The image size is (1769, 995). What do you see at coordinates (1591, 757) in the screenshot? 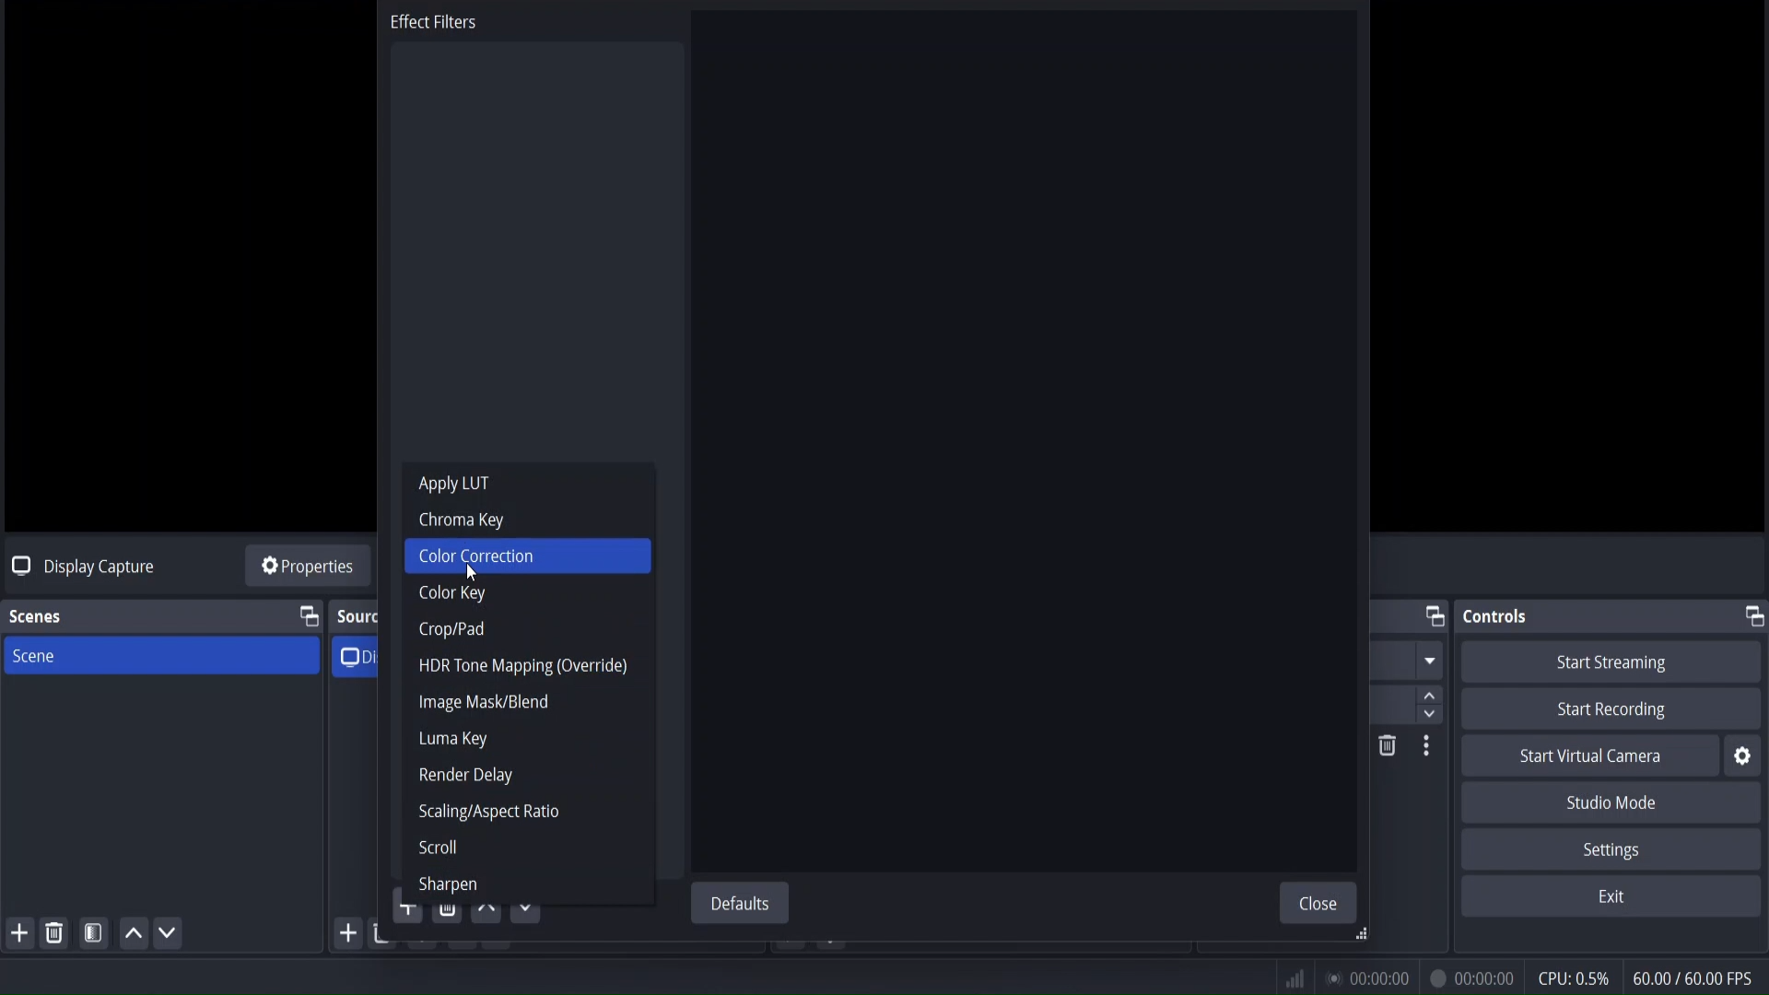
I see `start virtual camera` at bounding box center [1591, 757].